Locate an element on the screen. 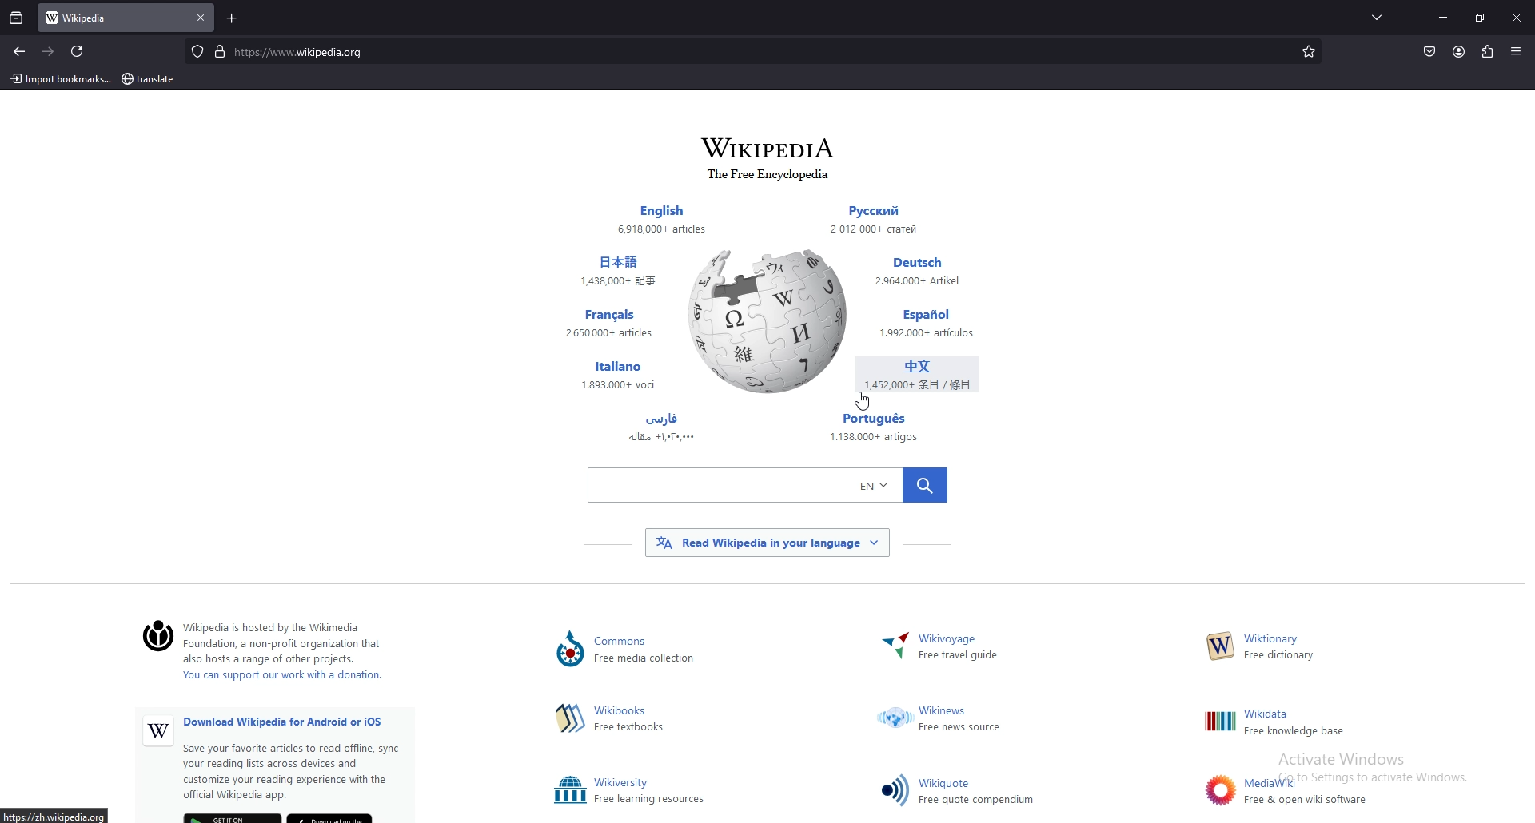 This screenshot has height=823, width=1535.  is located at coordinates (660, 431).